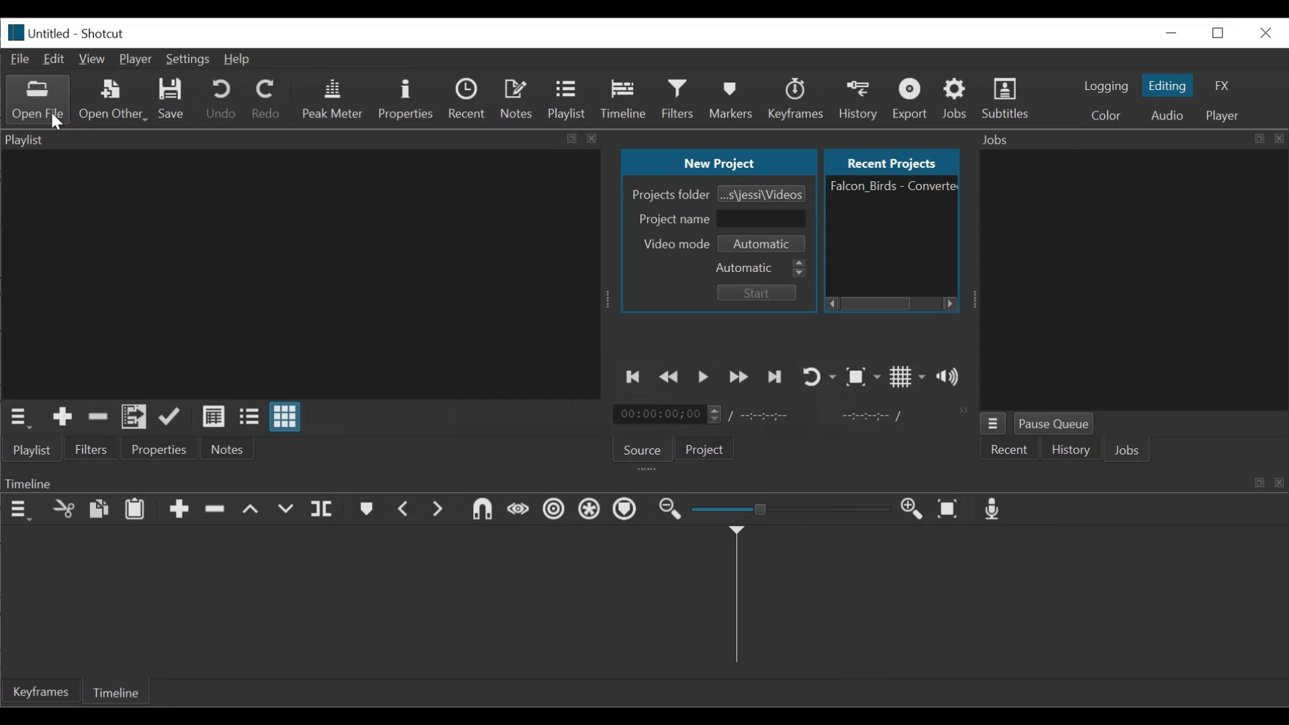 This screenshot has width=1289, height=725. Describe the element at coordinates (236, 60) in the screenshot. I see `Help` at that location.